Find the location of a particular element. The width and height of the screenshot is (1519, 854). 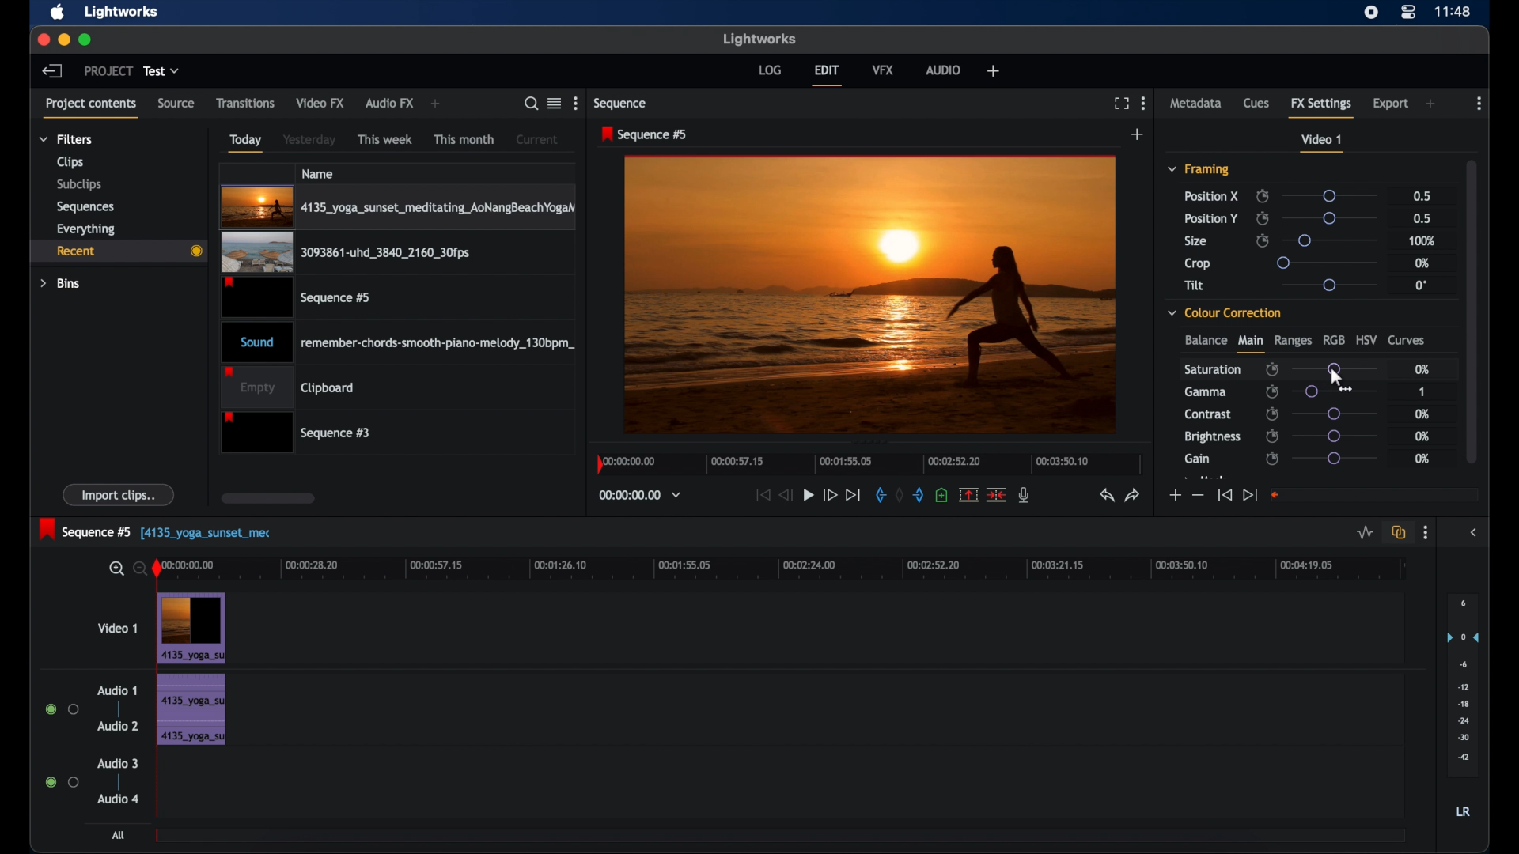

enable/disable keyframes is located at coordinates (1262, 218).